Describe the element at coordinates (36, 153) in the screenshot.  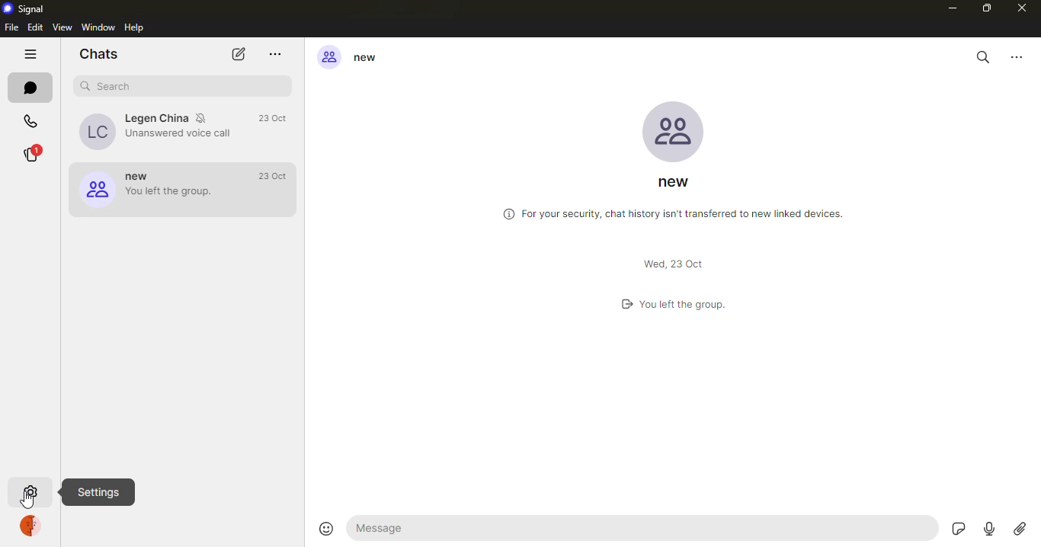
I see `stories` at that location.